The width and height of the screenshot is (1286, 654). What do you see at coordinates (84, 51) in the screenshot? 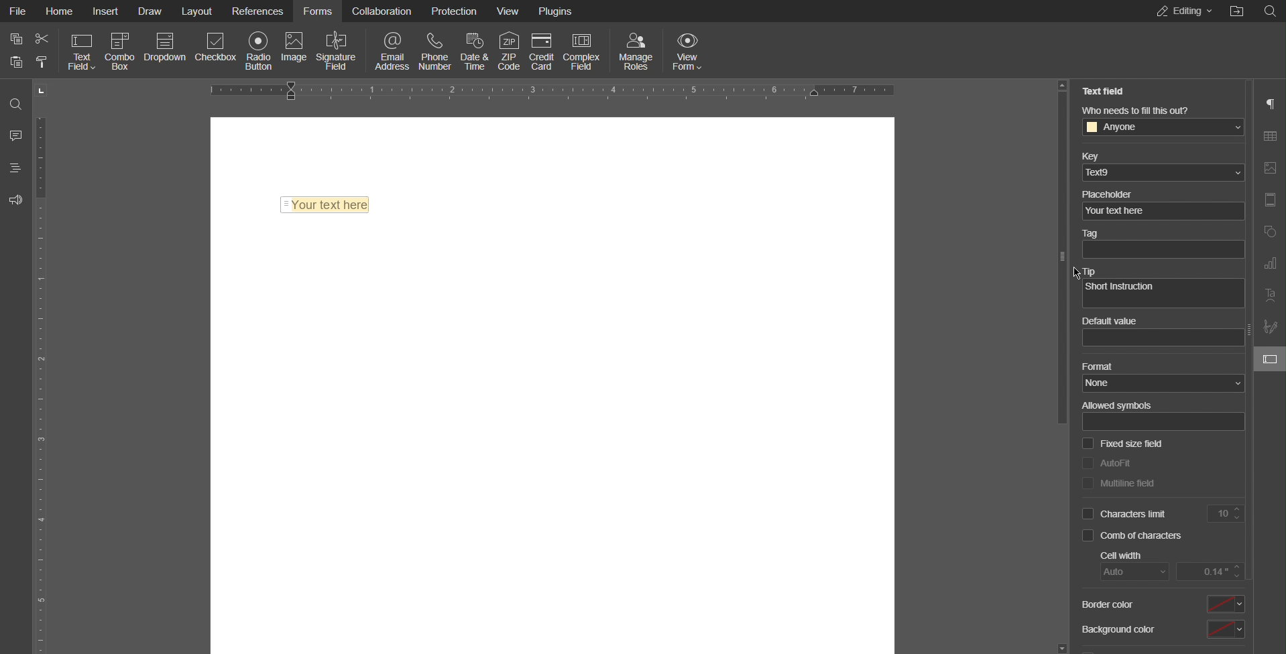
I see `Text Field` at bounding box center [84, 51].